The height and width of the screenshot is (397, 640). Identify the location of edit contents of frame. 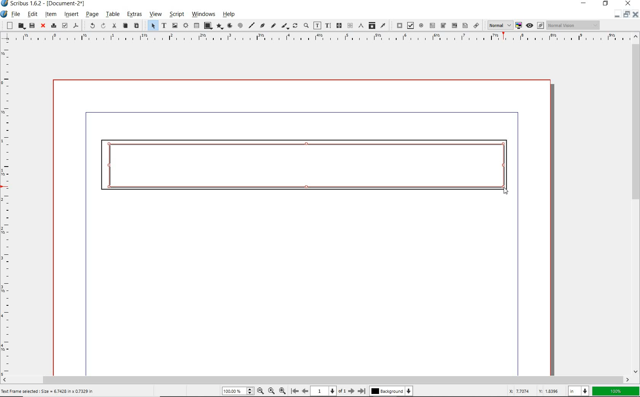
(317, 25).